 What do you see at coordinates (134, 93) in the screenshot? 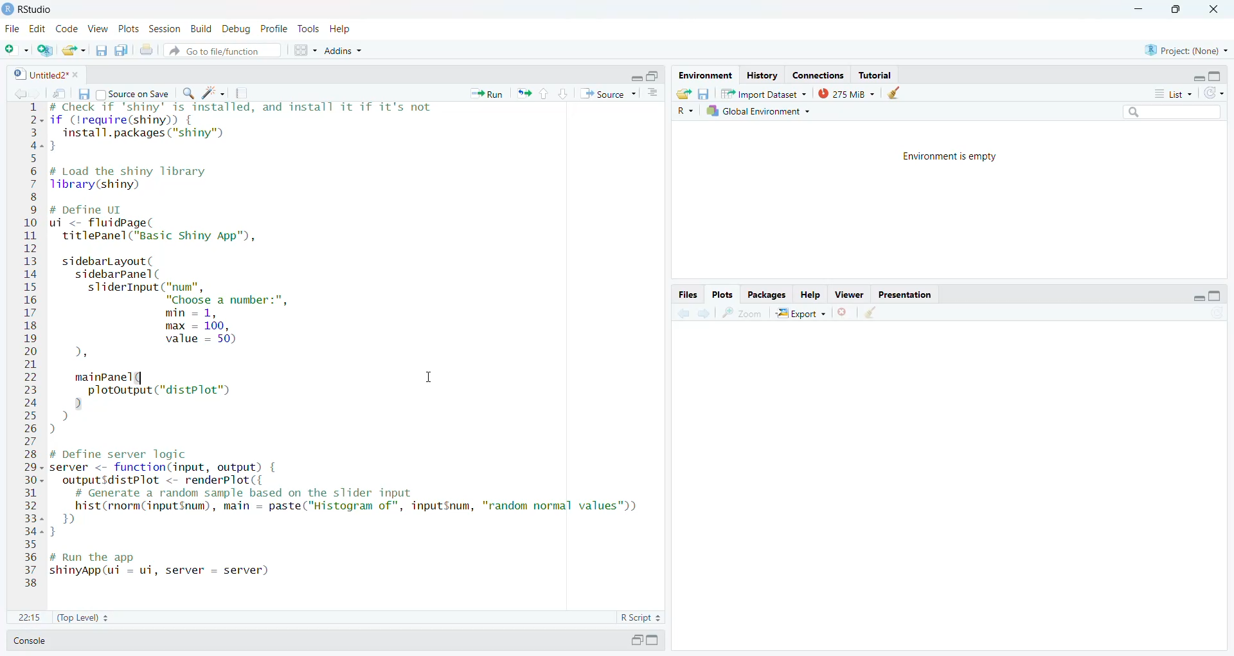
I see `source on save checkbox` at bounding box center [134, 93].